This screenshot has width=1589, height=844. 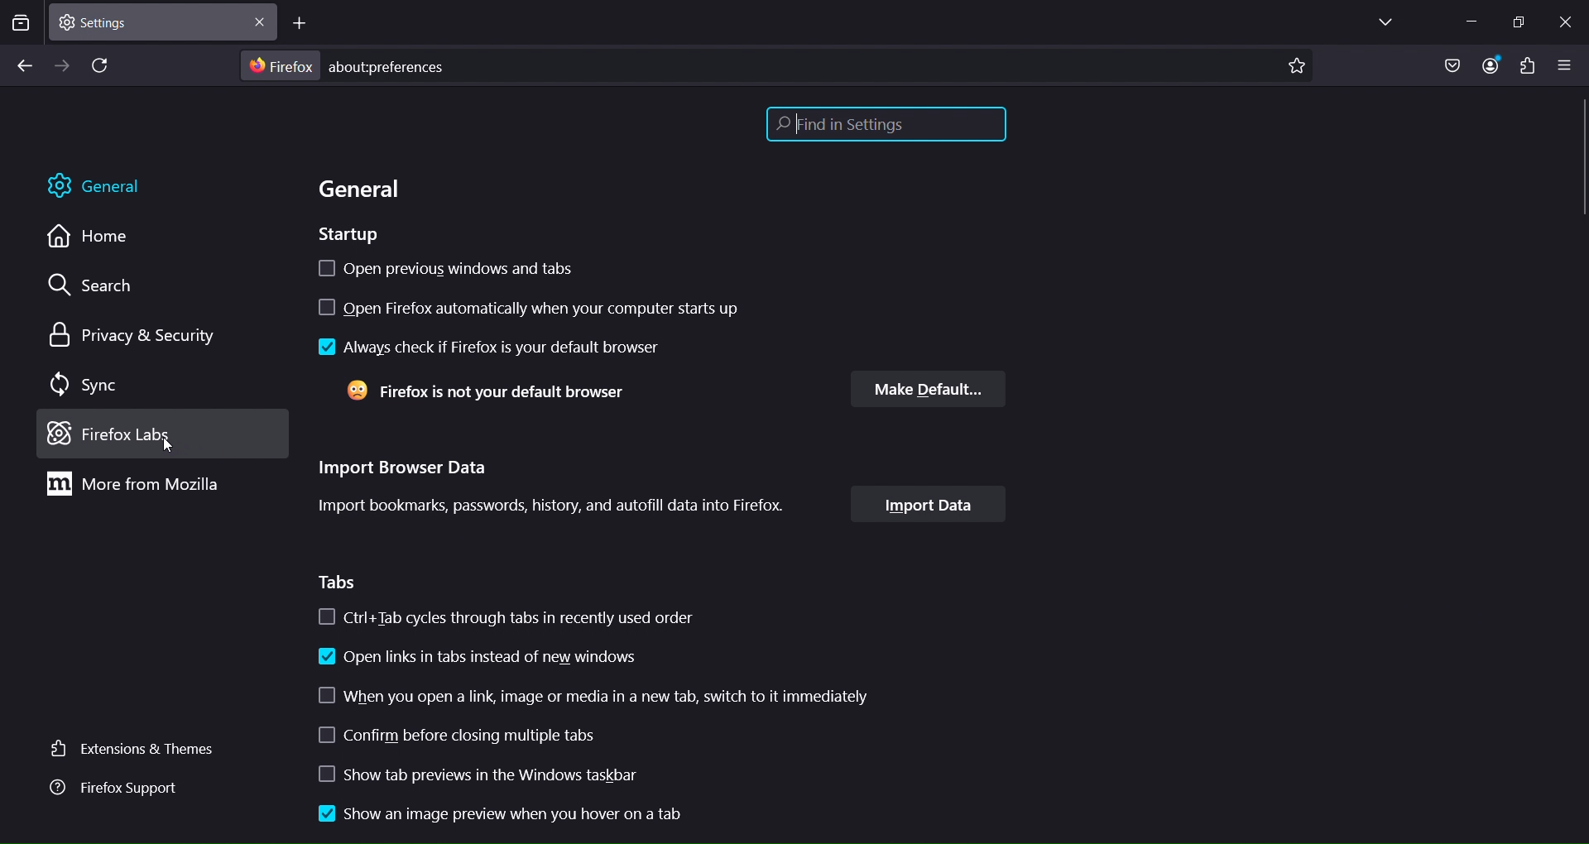 What do you see at coordinates (1527, 68) in the screenshot?
I see `extensions` at bounding box center [1527, 68].